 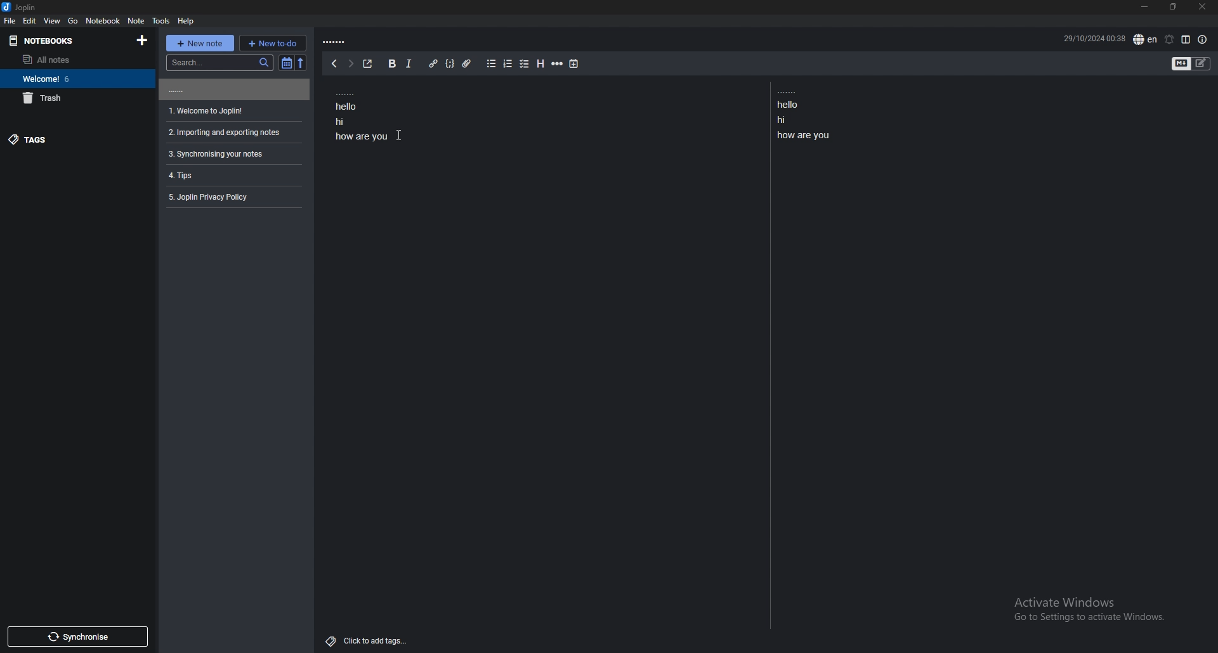 I want to click on all notes, so click(x=71, y=59).